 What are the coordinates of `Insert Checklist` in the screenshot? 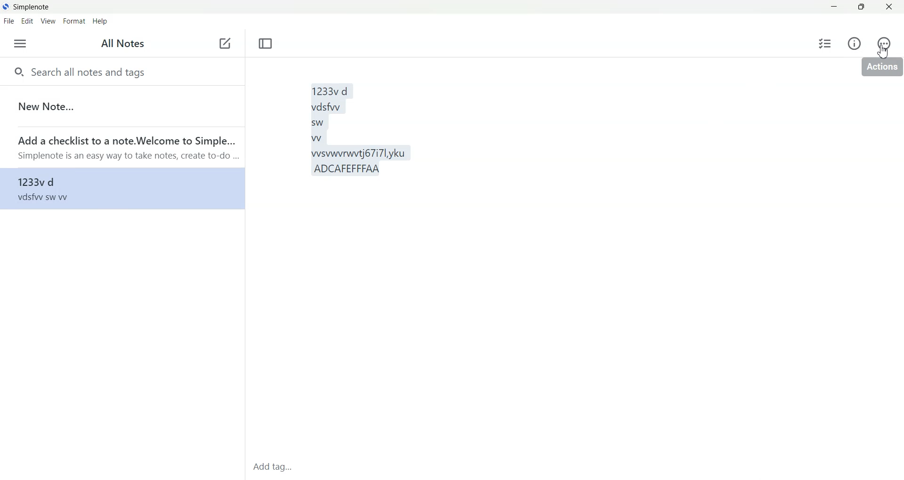 It's located at (825, 43).